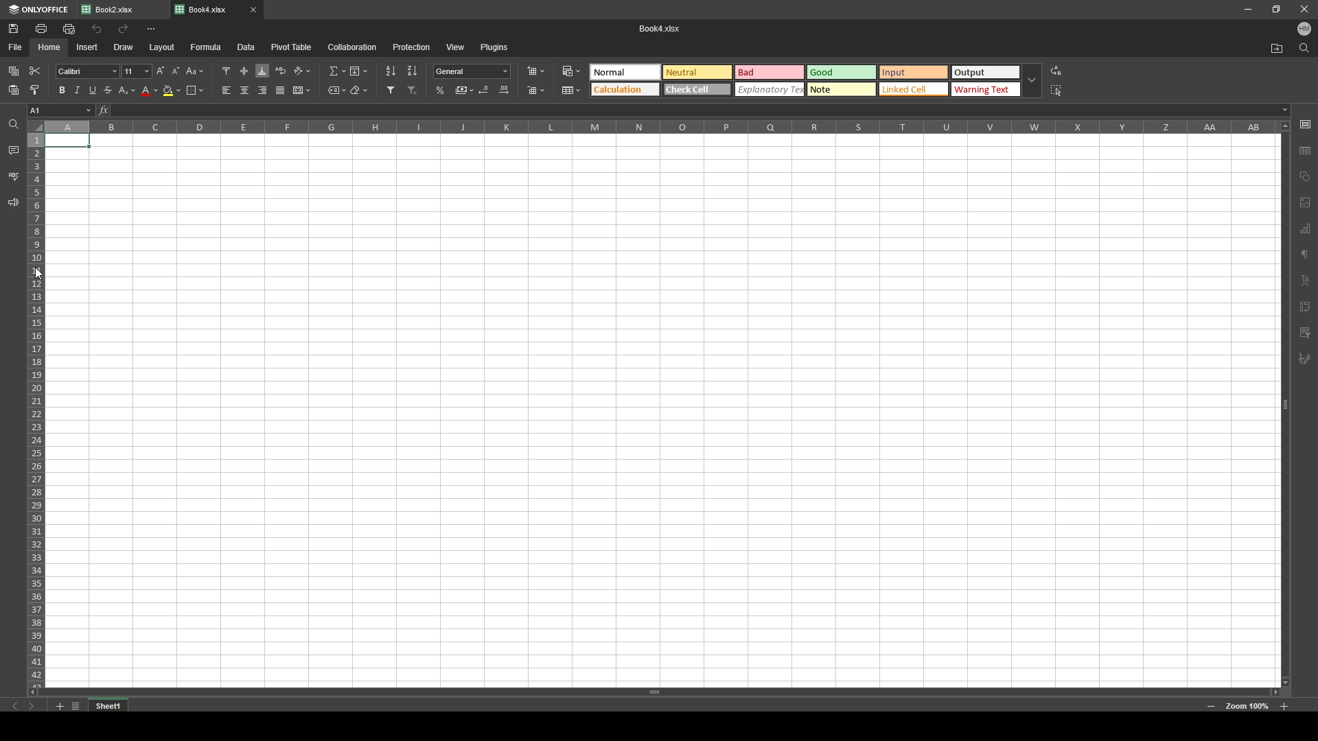 Image resolution: width=1318 pixels, height=741 pixels. Describe the element at coordinates (75, 91) in the screenshot. I see `italic` at that location.